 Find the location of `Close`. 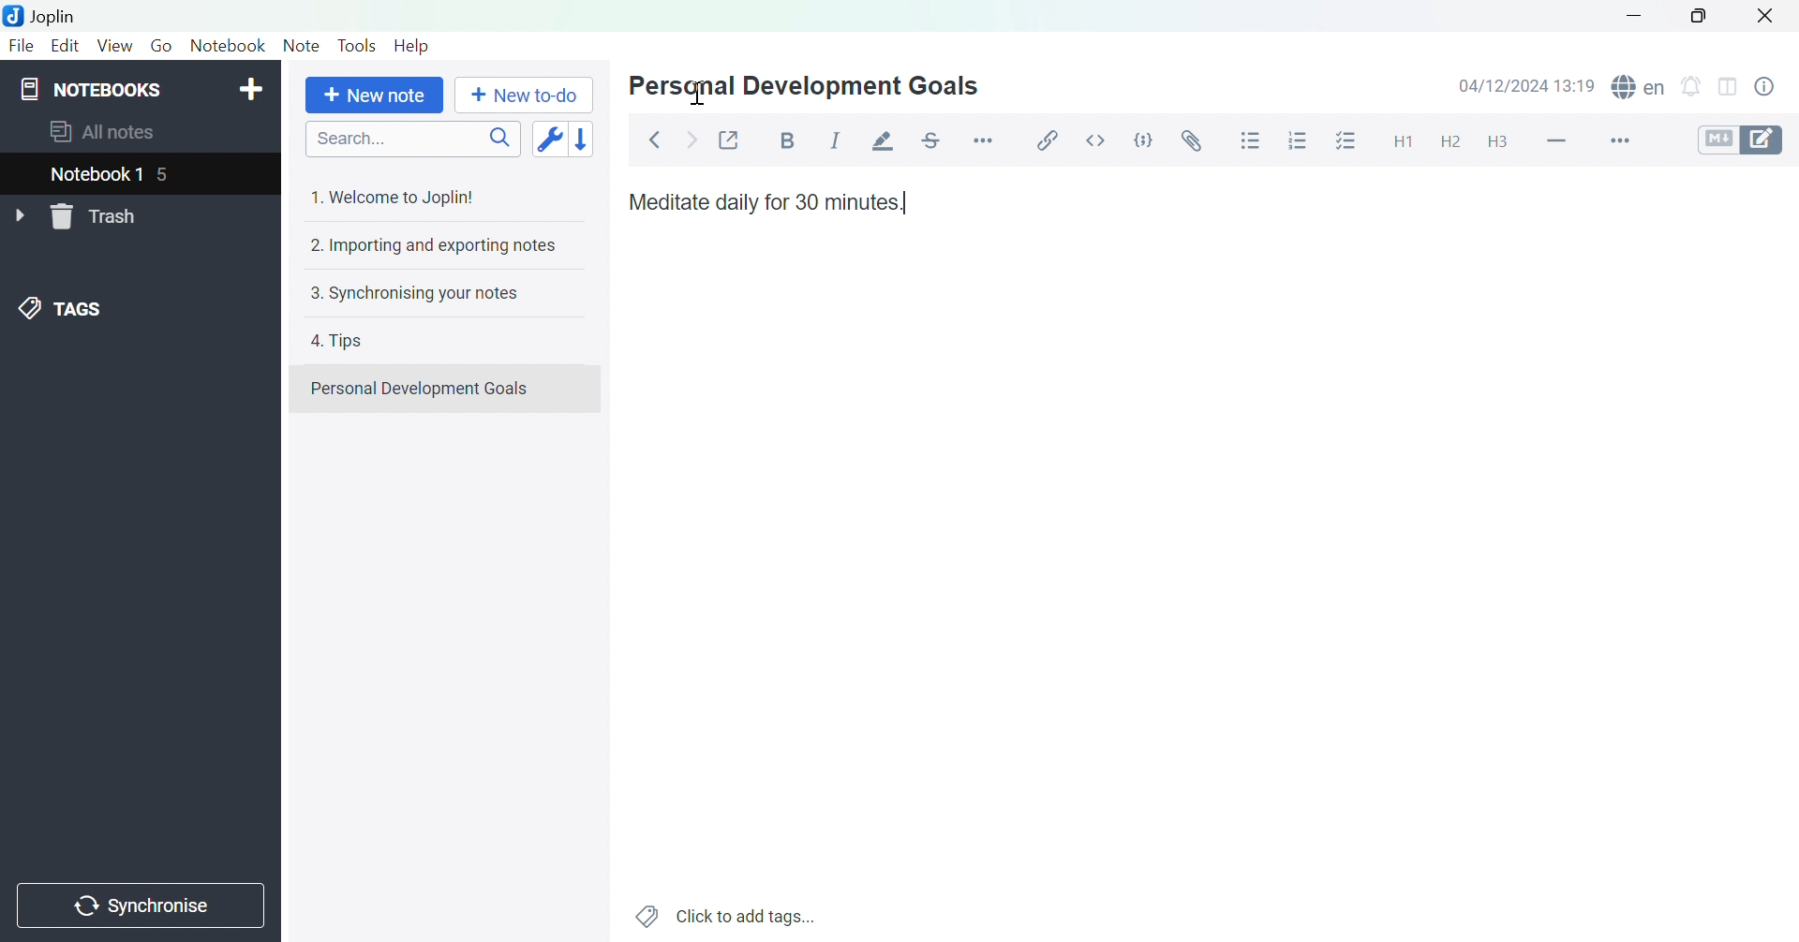

Close is located at coordinates (1766, 15).